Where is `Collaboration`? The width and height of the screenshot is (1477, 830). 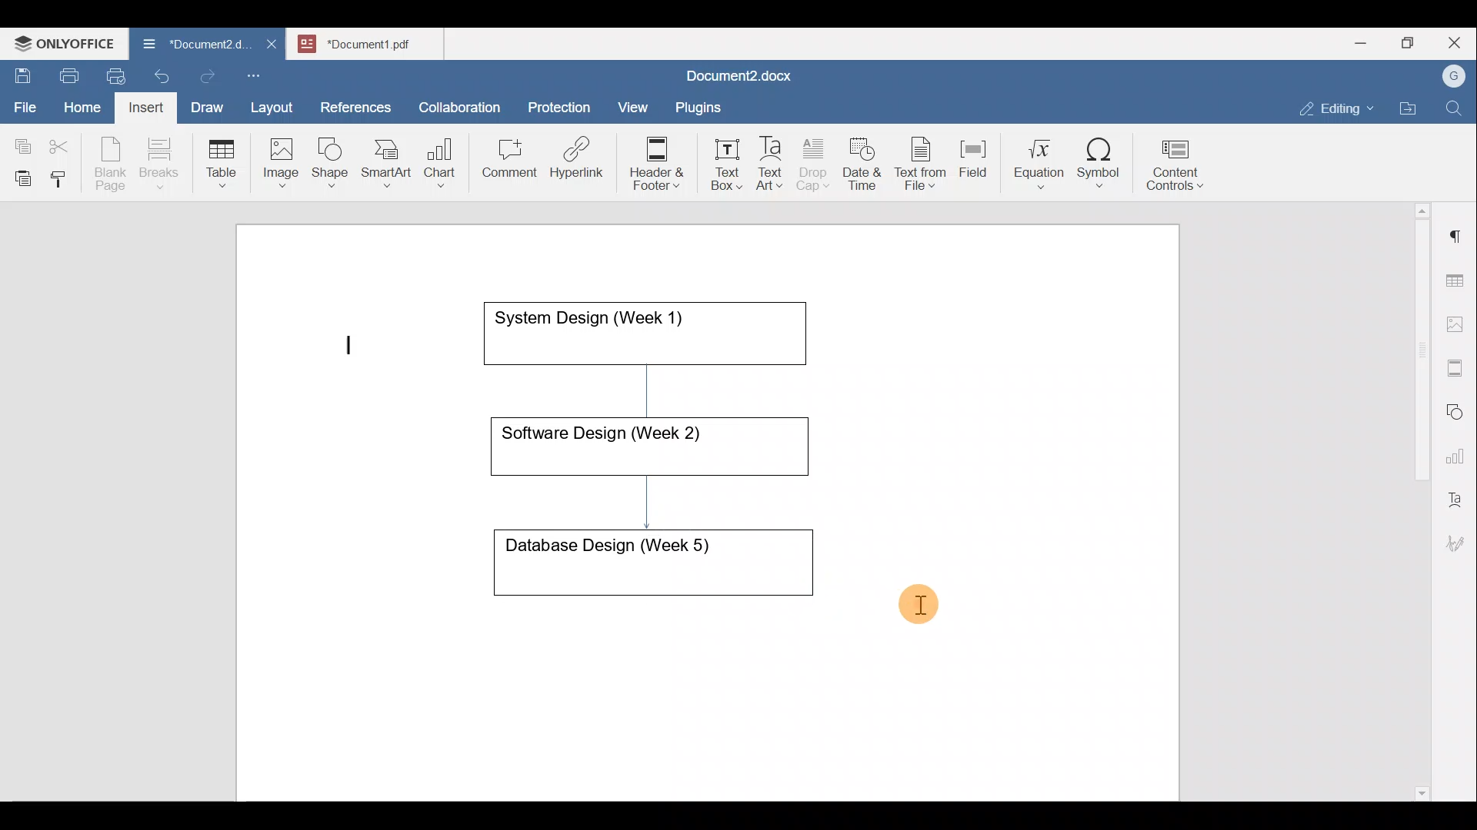
Collaboration is located at coordinates (457, 99).